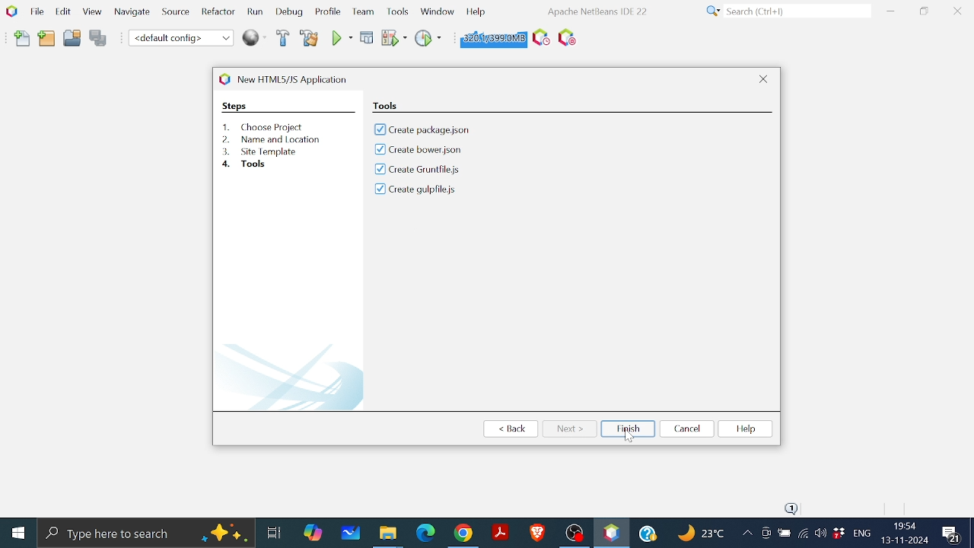 The width and height of the screenshot is (974, 548). Describe the element at coordinates (181, 37) in the screenshot. I see `Default coding` at that location.